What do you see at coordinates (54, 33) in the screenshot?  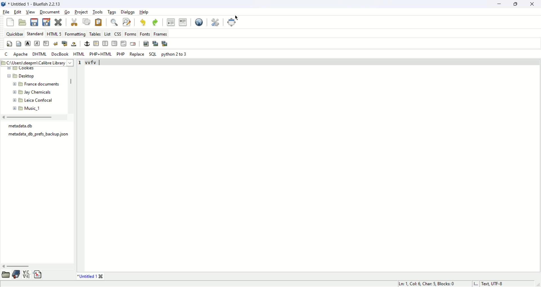 I see `HTML 5` at bounding box center [54, 33].